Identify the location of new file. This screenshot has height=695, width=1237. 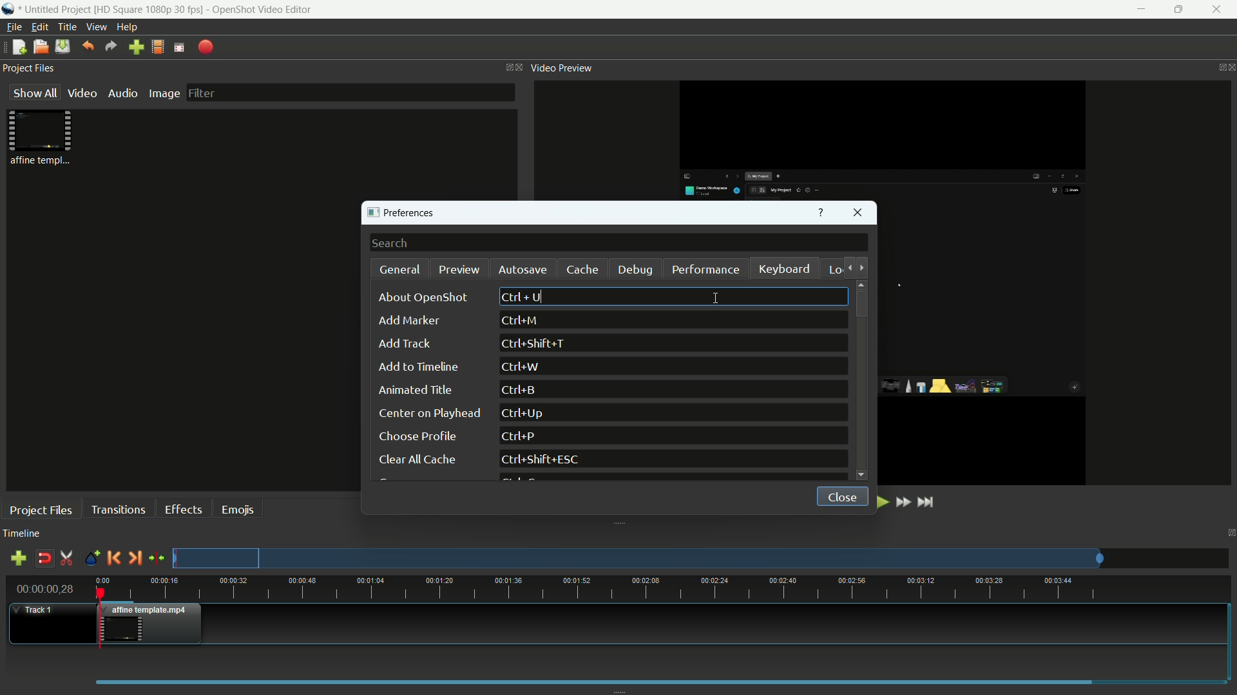
(17, 48).